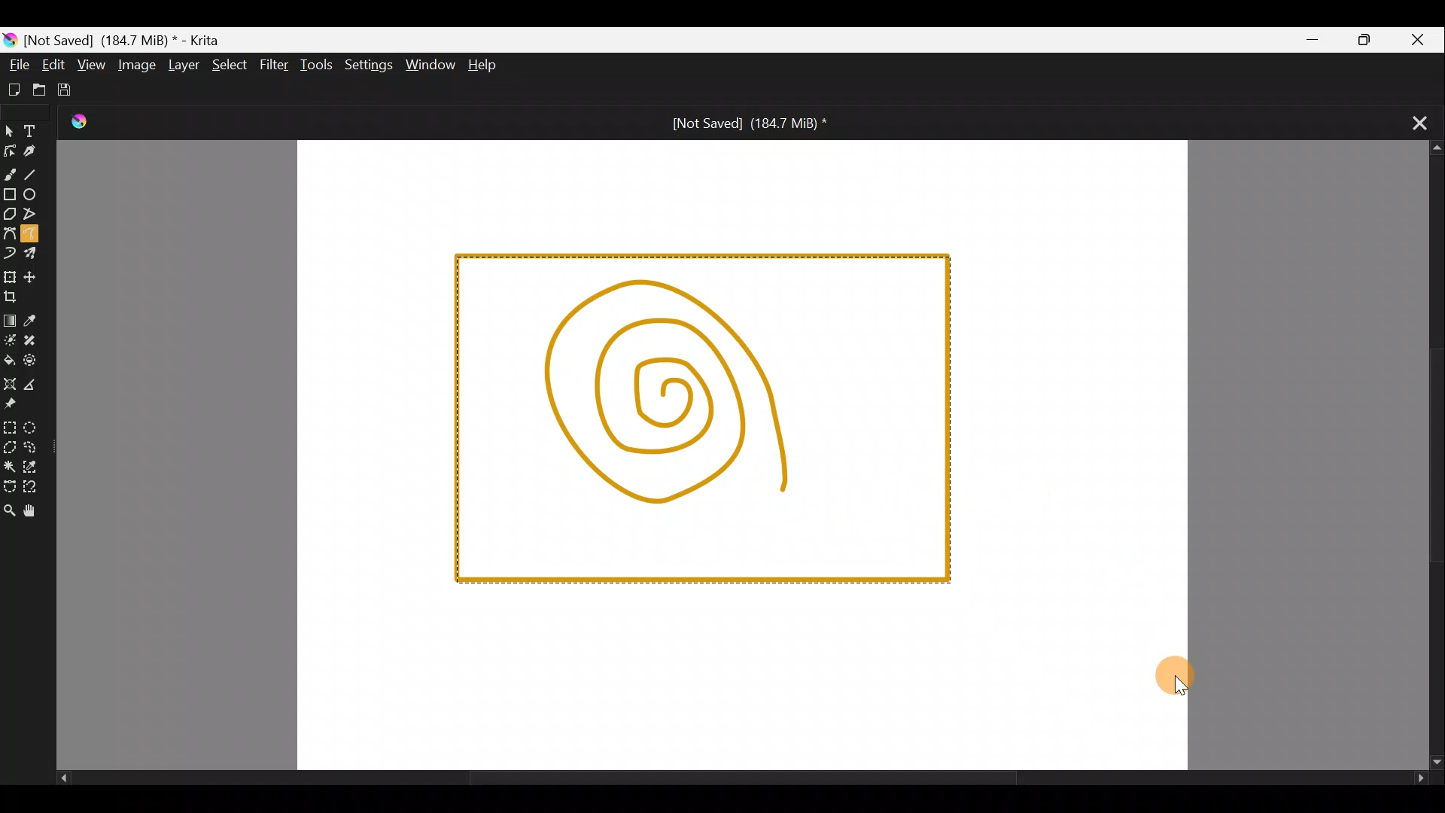 This screenshot has height=813, width=1445. What do you see at coordinates (9, 510) in the screenshot?
I see `Zoom tool` at bounding box center [9, 510].